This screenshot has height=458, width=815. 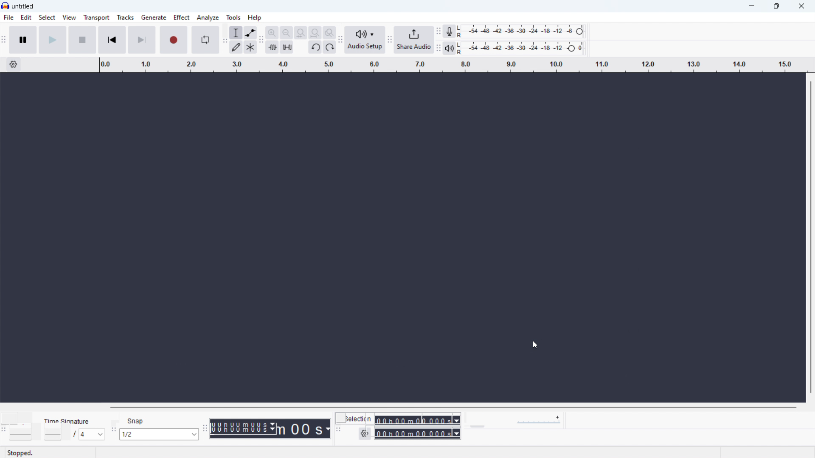 I want to click on edit, so click(x=27, y=18).